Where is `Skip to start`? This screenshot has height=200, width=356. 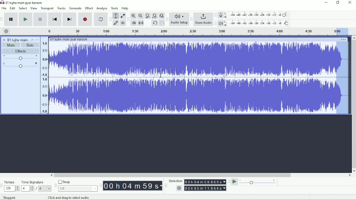 Skip to start is located at coordinates (55, 20).